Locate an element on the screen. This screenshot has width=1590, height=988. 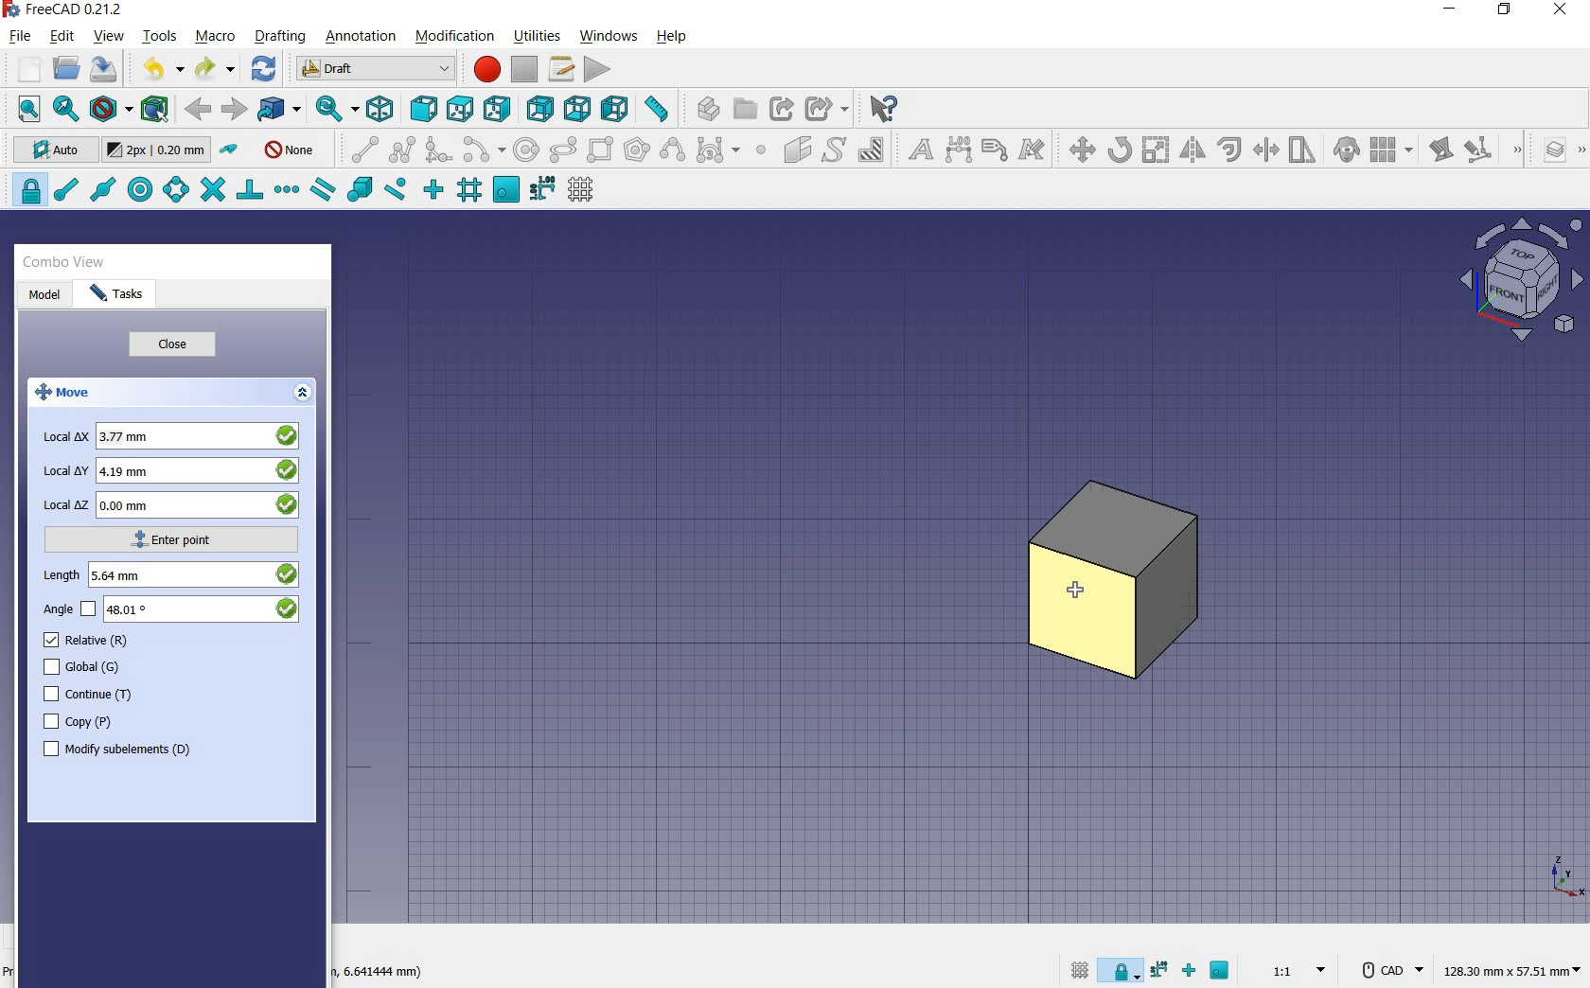
dimension is located at coordinates (960, 150).